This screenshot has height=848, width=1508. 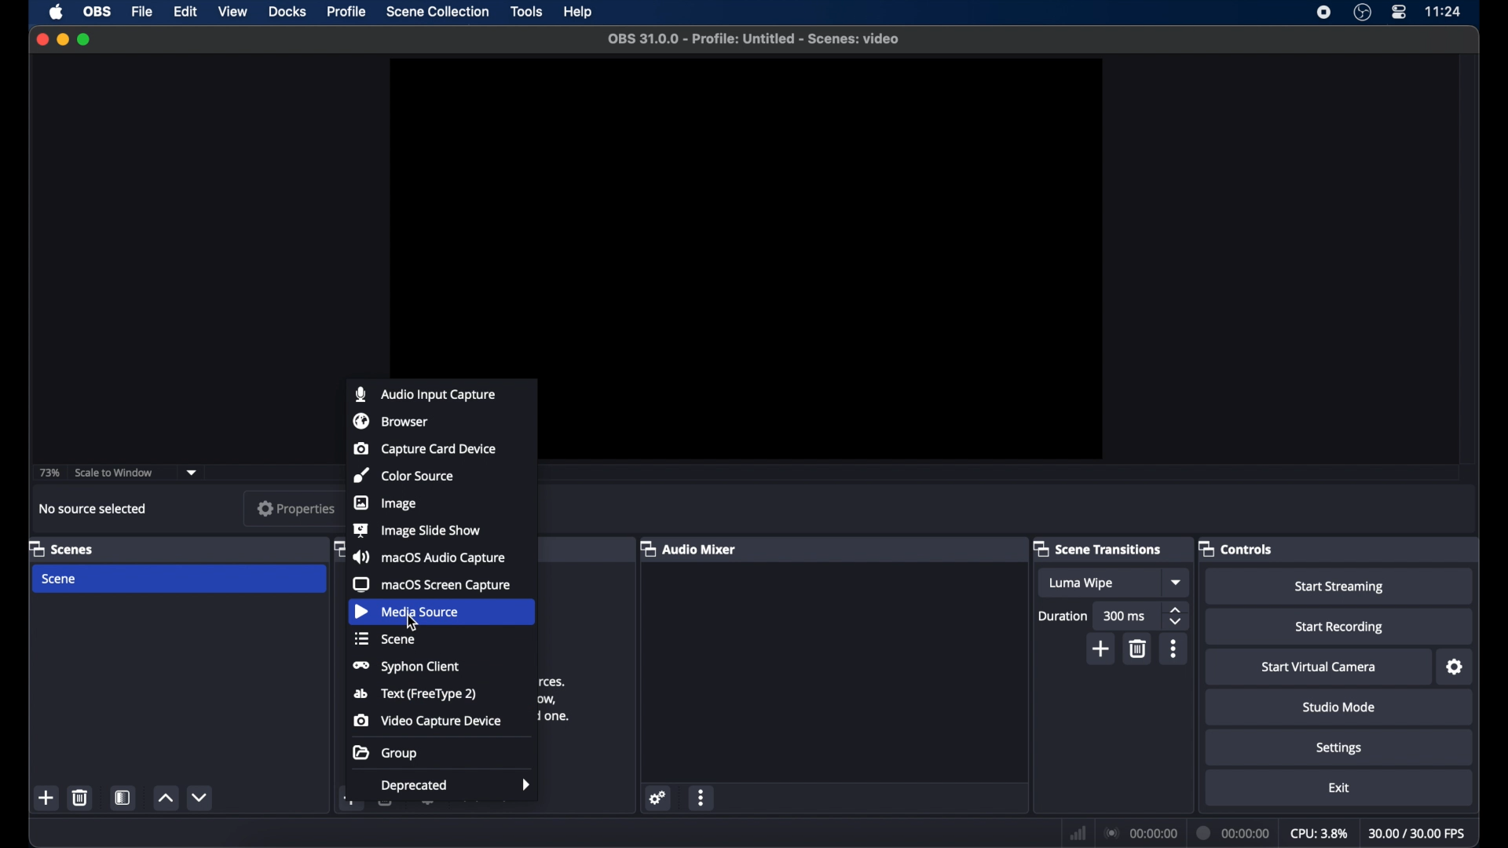 I want to click on capture card device, so click(x=425, y=448).